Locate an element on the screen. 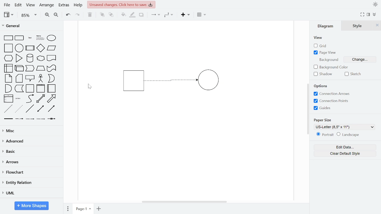 The height and width of the screenshot is (214, 381). Cursor is located at coordinates (89, 86).